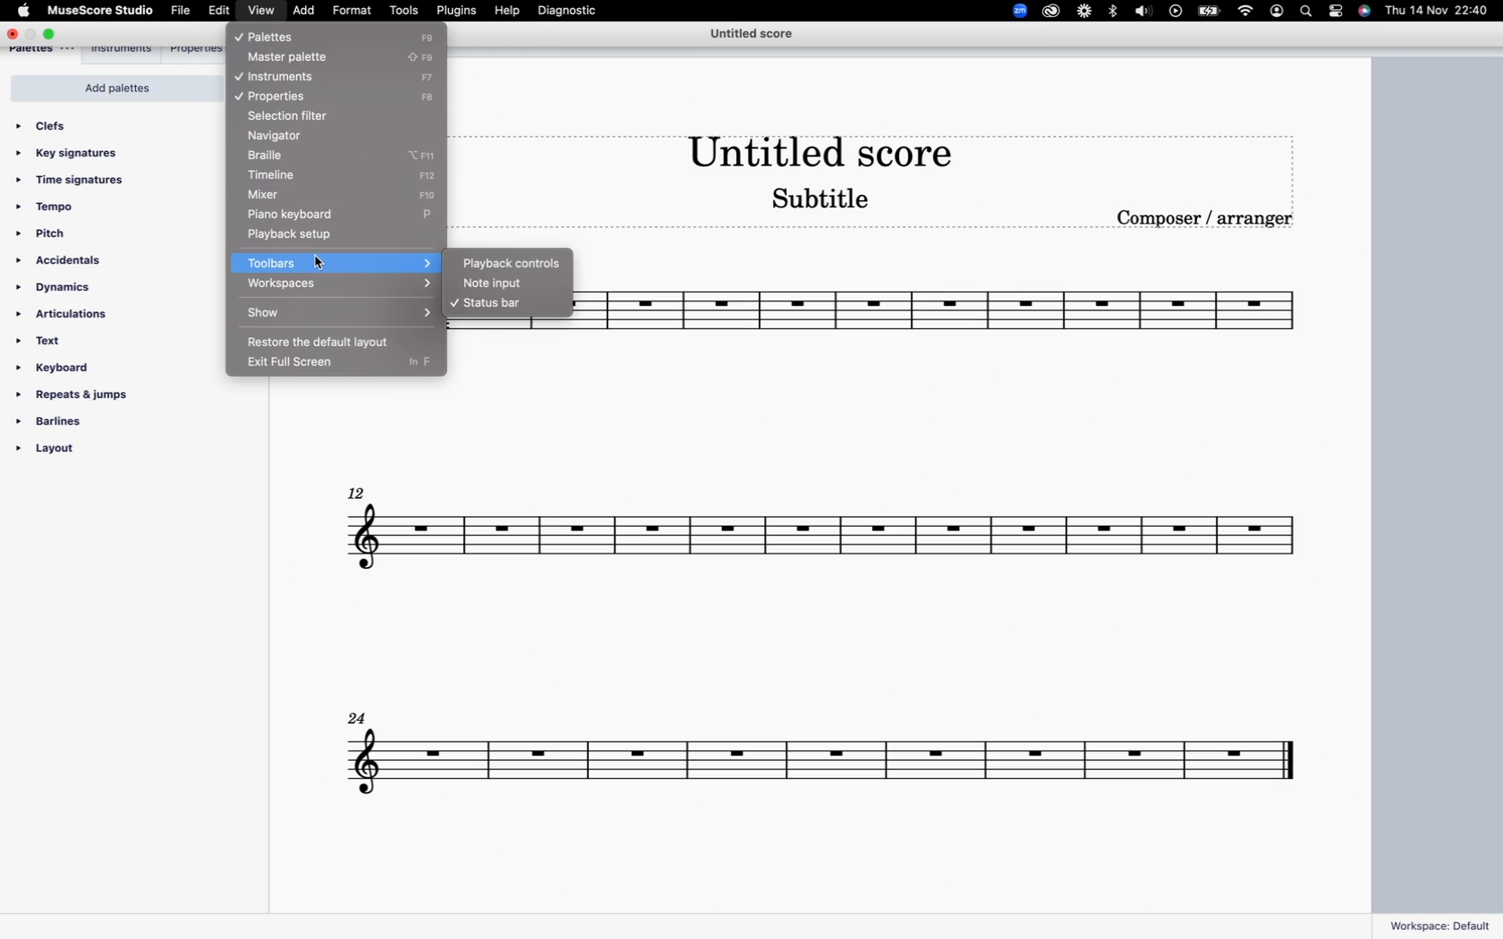  I want to click on playback controls, so click(511, 262).